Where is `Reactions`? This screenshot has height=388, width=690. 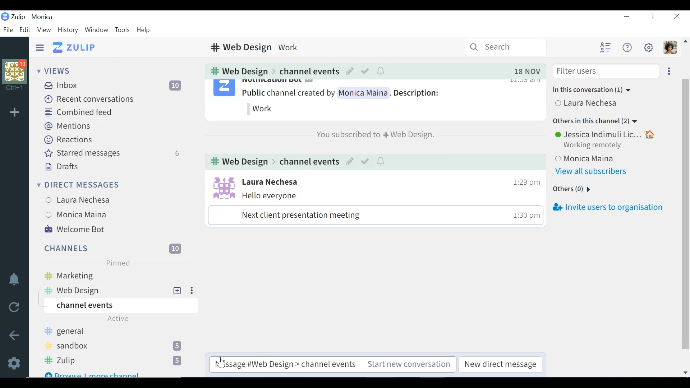 Reactions is located at coordinates (67, 139).